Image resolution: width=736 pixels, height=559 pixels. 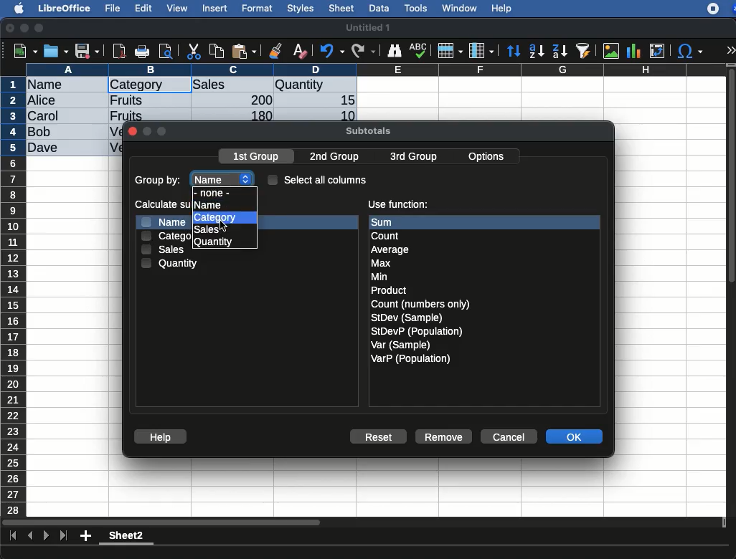 I want to click on SitDev (Sample), so click(x=407, y=317).